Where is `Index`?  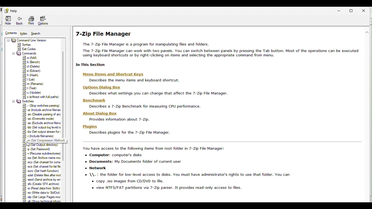 Index is located at coordinates (24, 34).